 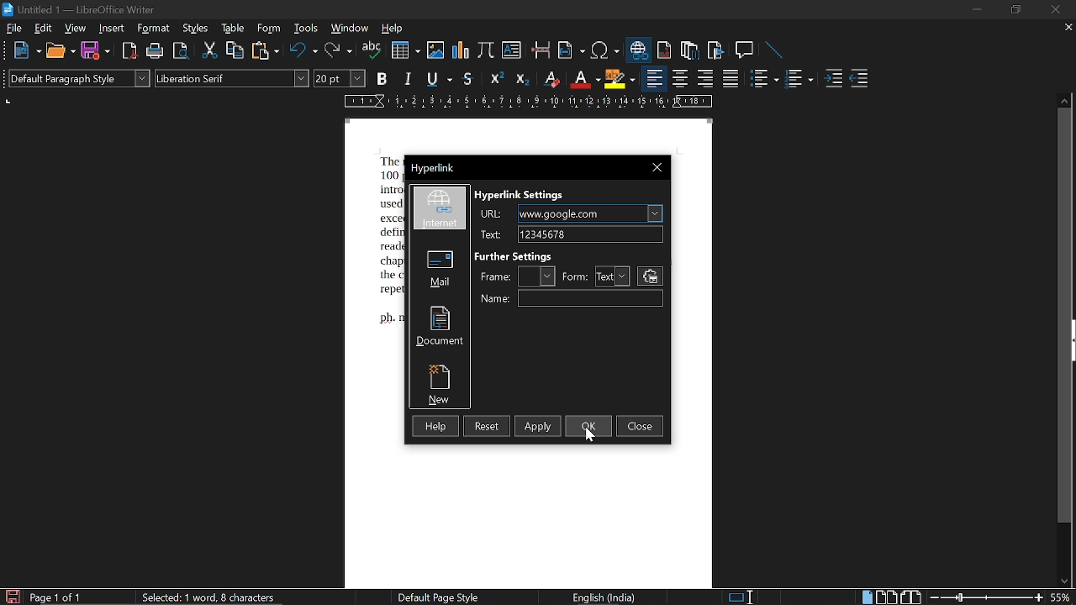 What do you see at coordinates (653, 80) in the screenshot?
I see `align left` at bounding box center [653, 80].